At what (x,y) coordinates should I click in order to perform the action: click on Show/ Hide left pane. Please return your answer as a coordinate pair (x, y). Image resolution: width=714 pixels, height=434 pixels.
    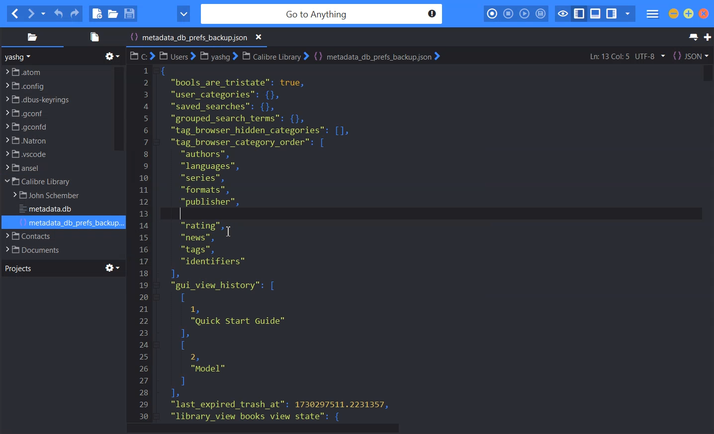
    Looking at the image, I should click on (579, 14).